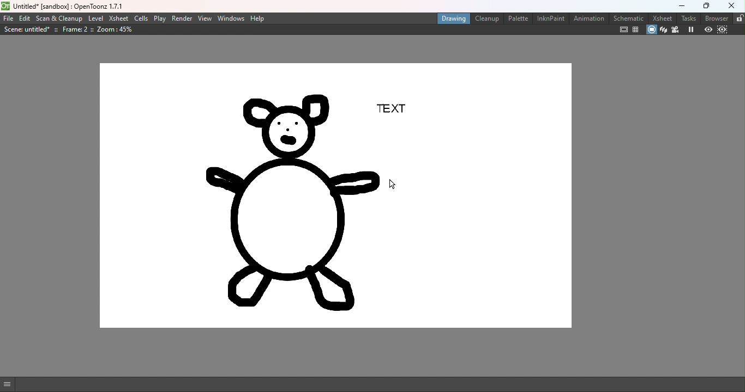 The height and width of the screenshot is (392, 745). What do you see at coordinates (69, 6) in the screenshot?
I see `Untitled" [sandbox] : OpenToonz 1.7.1` at bounding box center [69, 6].